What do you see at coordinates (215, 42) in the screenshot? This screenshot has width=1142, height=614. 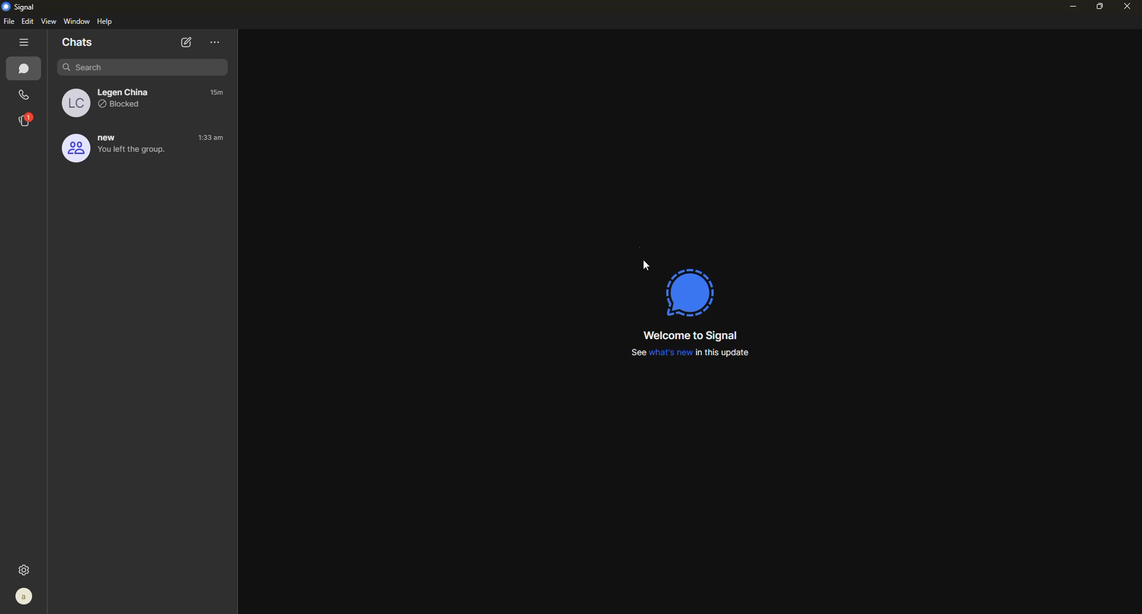 I see `more` at bounding box center [215, 42].